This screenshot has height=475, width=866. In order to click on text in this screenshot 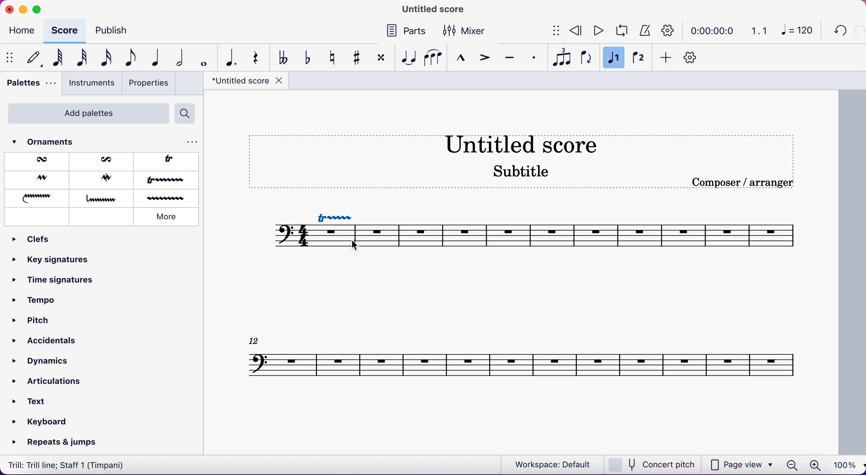, I will do `click(37, 399)`.